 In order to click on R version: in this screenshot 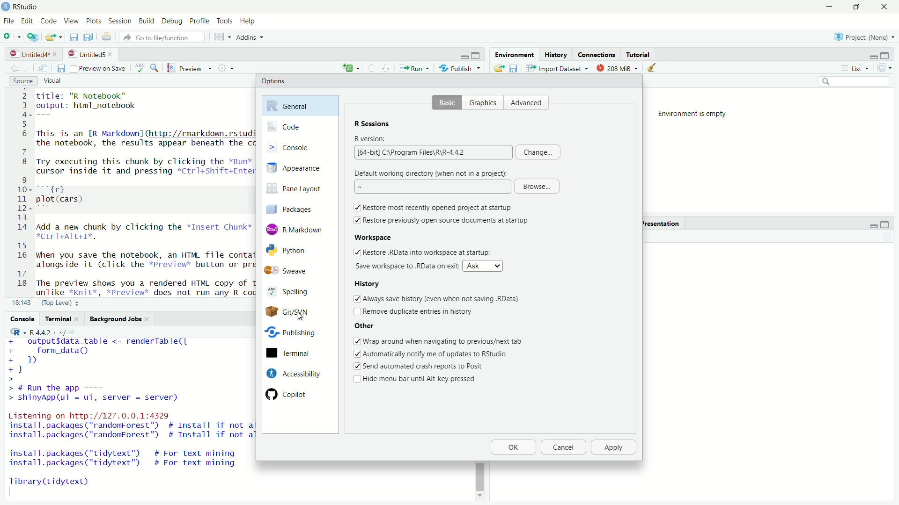, I will do `click(371, 139)`.